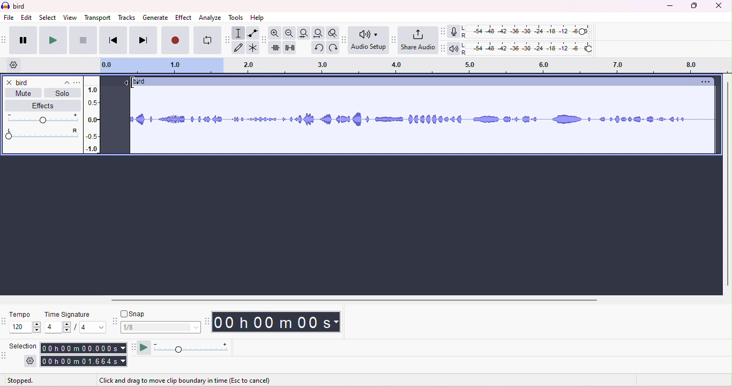 Image resolution: width=732 pixels, height=387 pixels. I want to click on undo, so click(317, 49).